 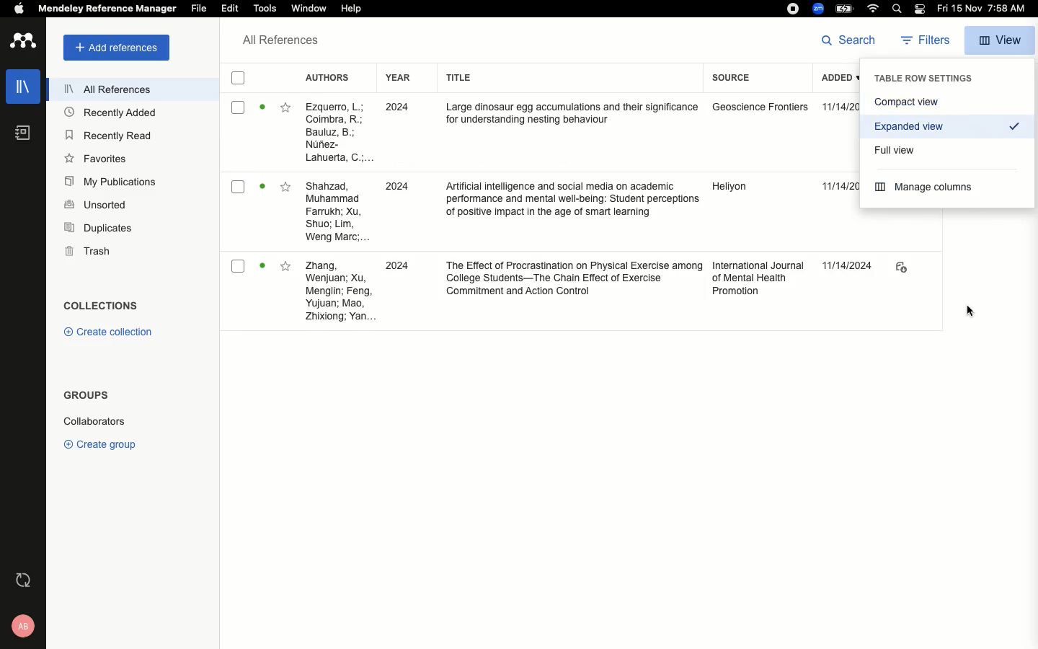 I want to click on Library, so click(x=19, y=91).